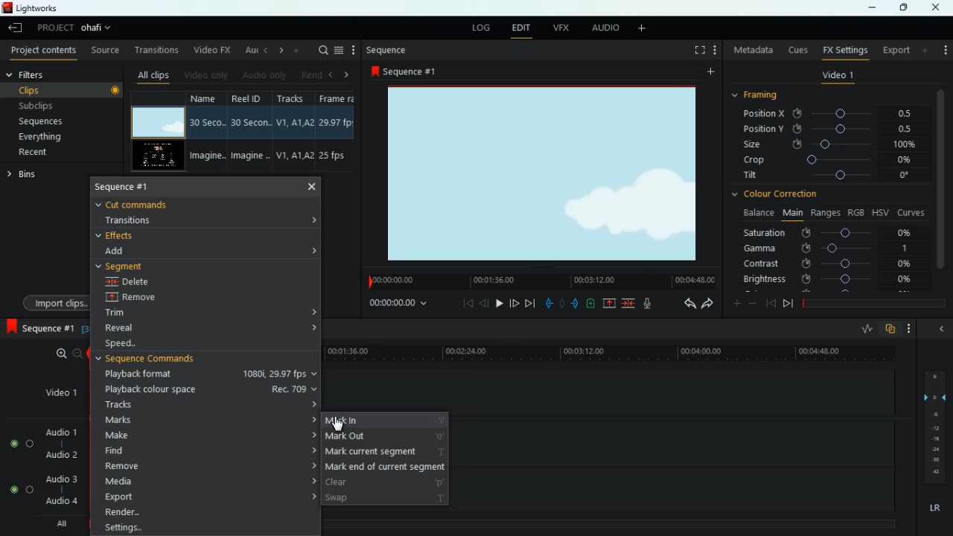  What do you see at coordinates (49, 74) in the screenshot?
I see `filters` at bounding box center [49, 74].